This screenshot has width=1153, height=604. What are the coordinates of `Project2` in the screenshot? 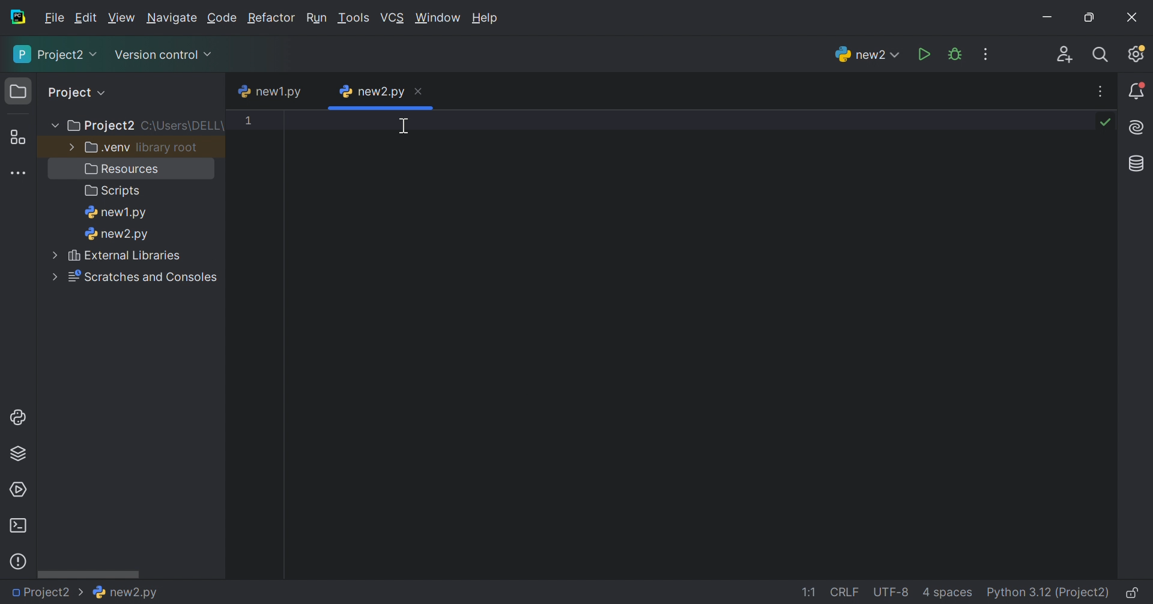 It's located at (43, 593).